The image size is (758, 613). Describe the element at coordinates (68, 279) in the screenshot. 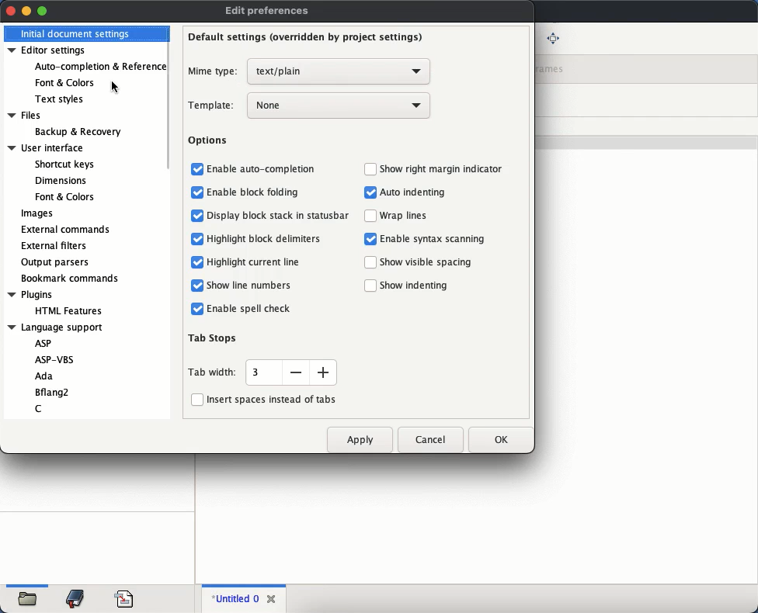

I see `bookmark command` at that location.